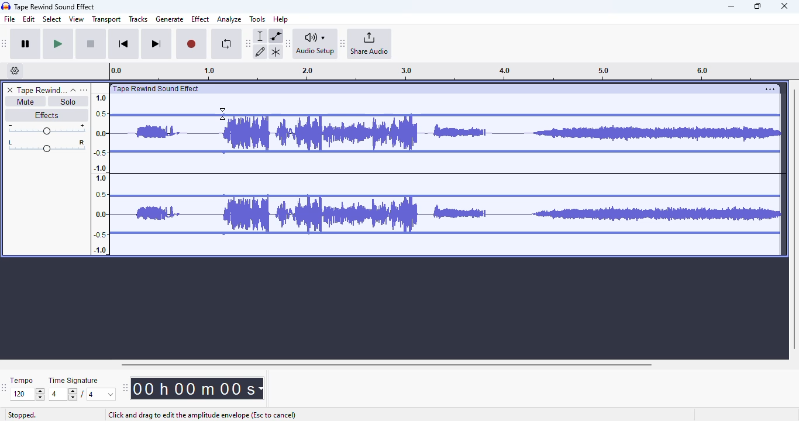  Describe the element at coordinates (315, 43) in the screenshot. I see `audio setup` at that location.